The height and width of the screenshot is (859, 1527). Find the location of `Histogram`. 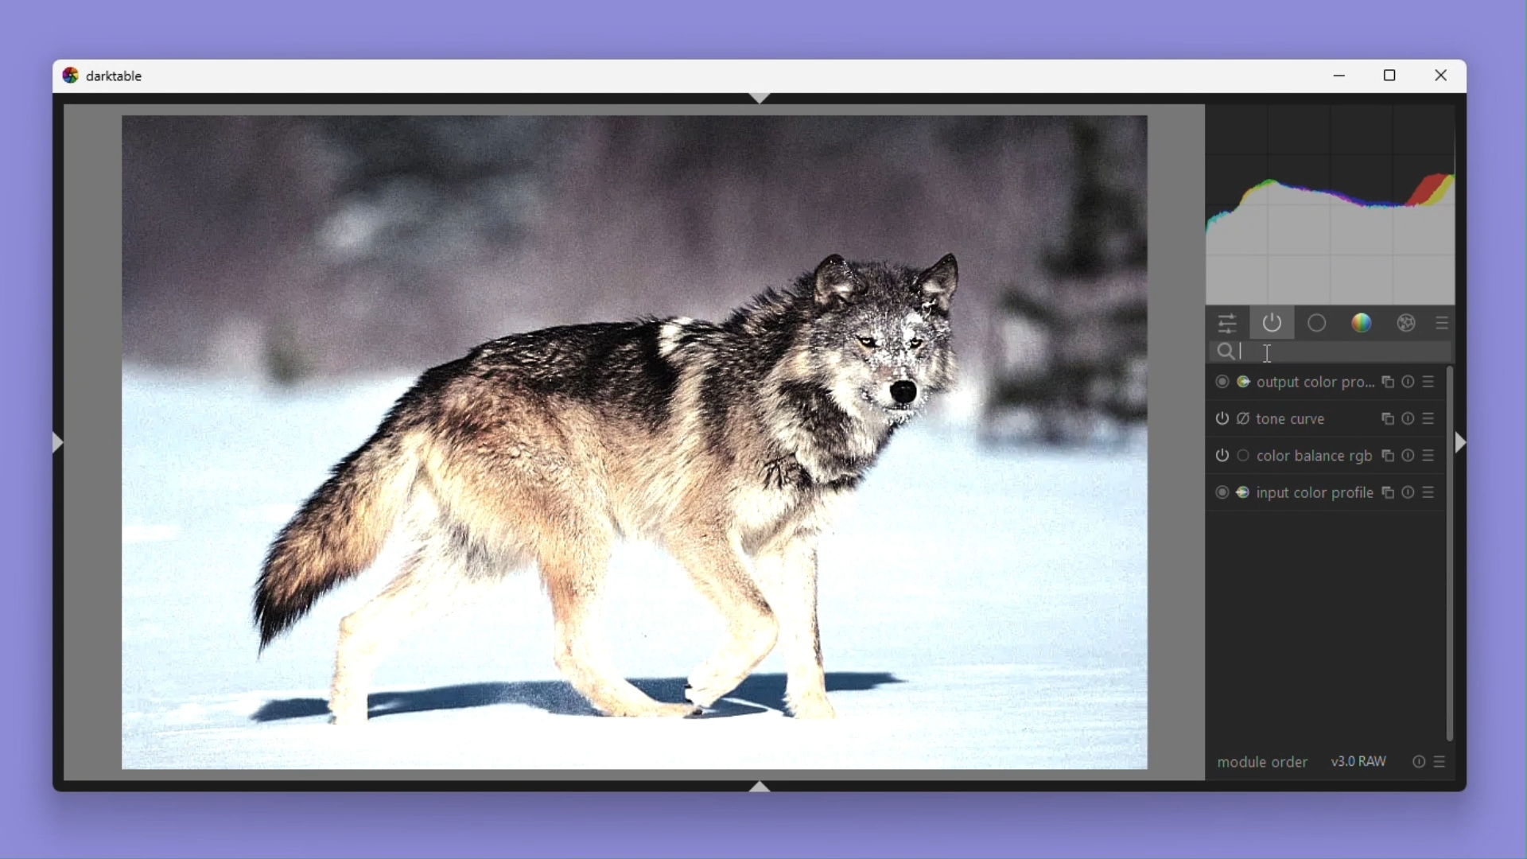

Histogram is located at coordinates (1335, 201).